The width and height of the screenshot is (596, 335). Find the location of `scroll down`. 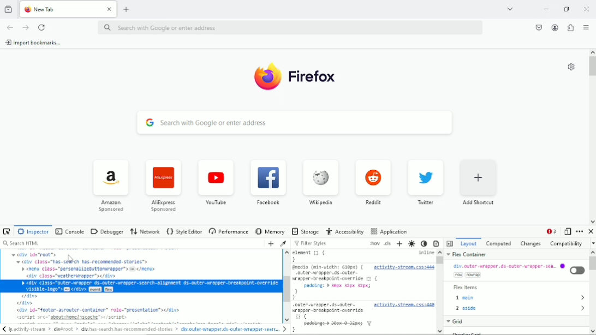

scroll down is located at coordinates (592, 220).